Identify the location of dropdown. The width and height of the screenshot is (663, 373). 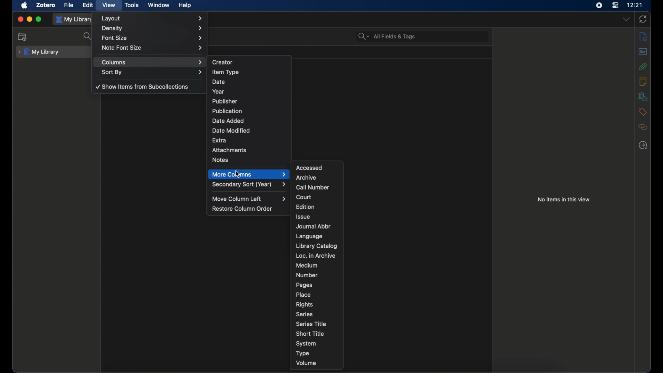
(627, 19).